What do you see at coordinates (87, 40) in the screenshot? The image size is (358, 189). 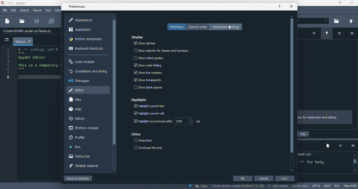 I see `python interpreter` at bounding box center [87, 40].